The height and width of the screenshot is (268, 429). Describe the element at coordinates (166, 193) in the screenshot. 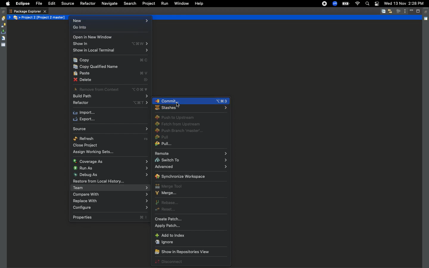

I see `Merge` at that location.